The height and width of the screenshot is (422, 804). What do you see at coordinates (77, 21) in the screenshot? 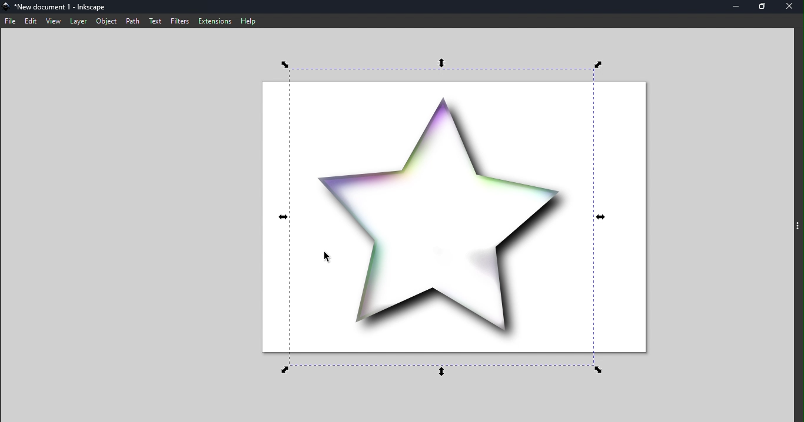
I see `Layer` at bounding box center [77, 21].